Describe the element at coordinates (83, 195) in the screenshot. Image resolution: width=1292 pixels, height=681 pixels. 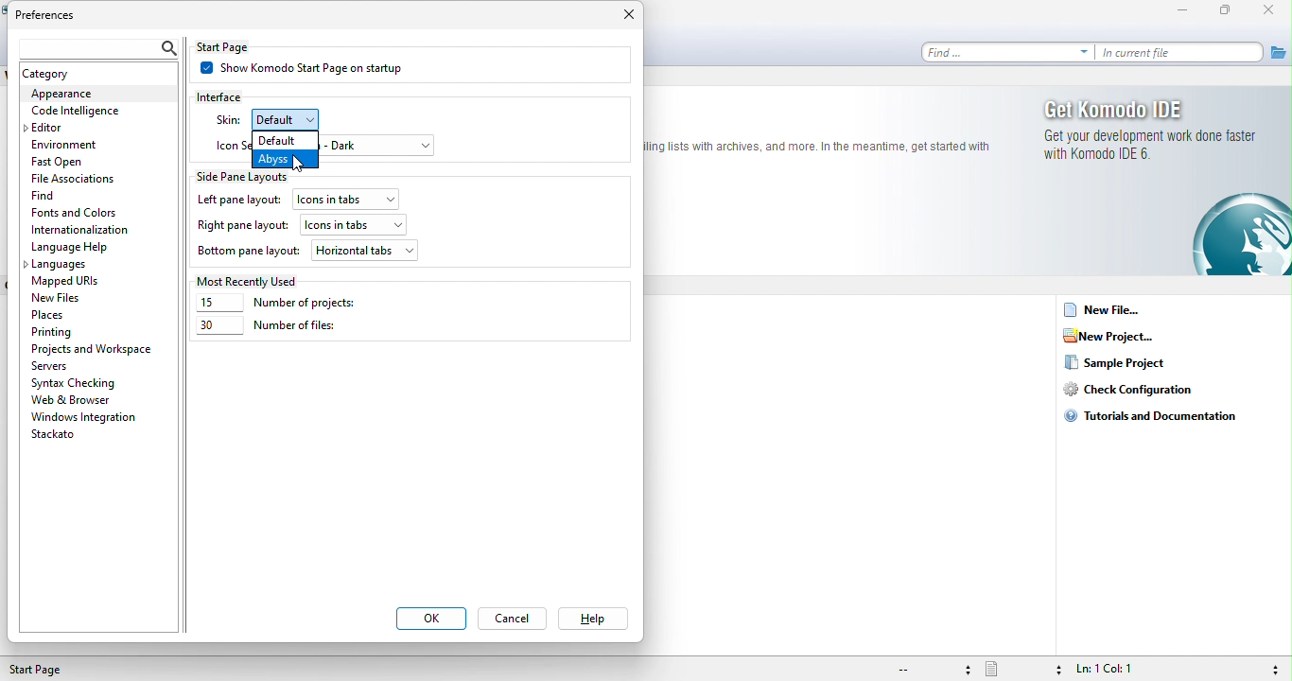
I see `find` at that location.